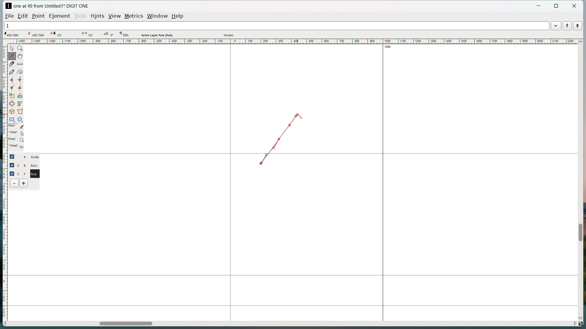 The image size is (586, 329). I want to click on edit, so click(24, 16).